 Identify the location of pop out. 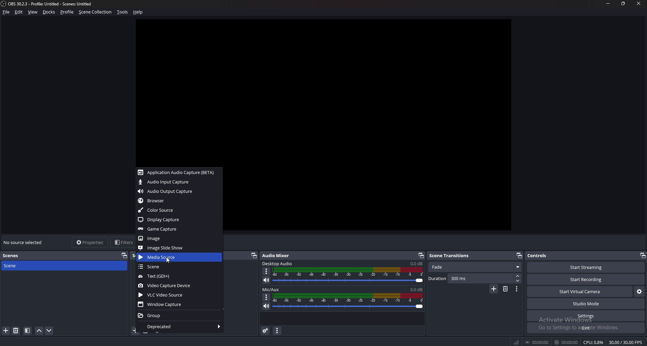
(123, 255).